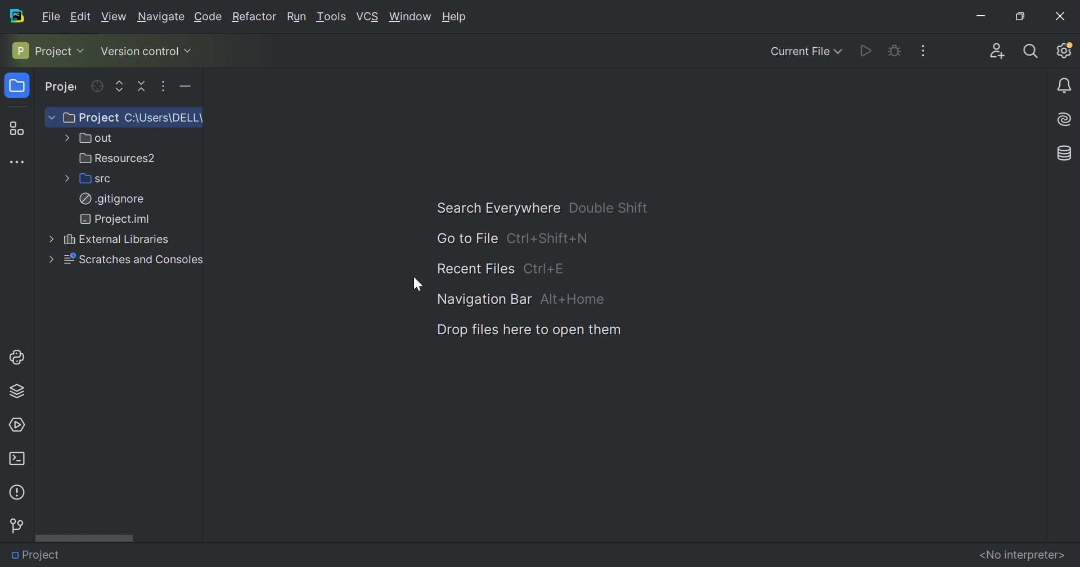 The image size is (1080, 567). What do you see at coordinates (17, 15) in the screenshot?
I see `PyCharm` at bounding box center [17, 15].